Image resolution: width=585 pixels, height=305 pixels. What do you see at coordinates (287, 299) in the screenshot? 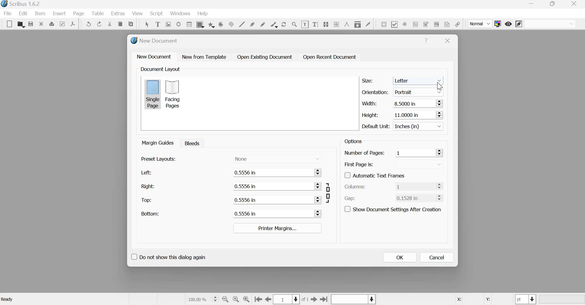
I see `Select the current page` at bounding box center [287, 299].